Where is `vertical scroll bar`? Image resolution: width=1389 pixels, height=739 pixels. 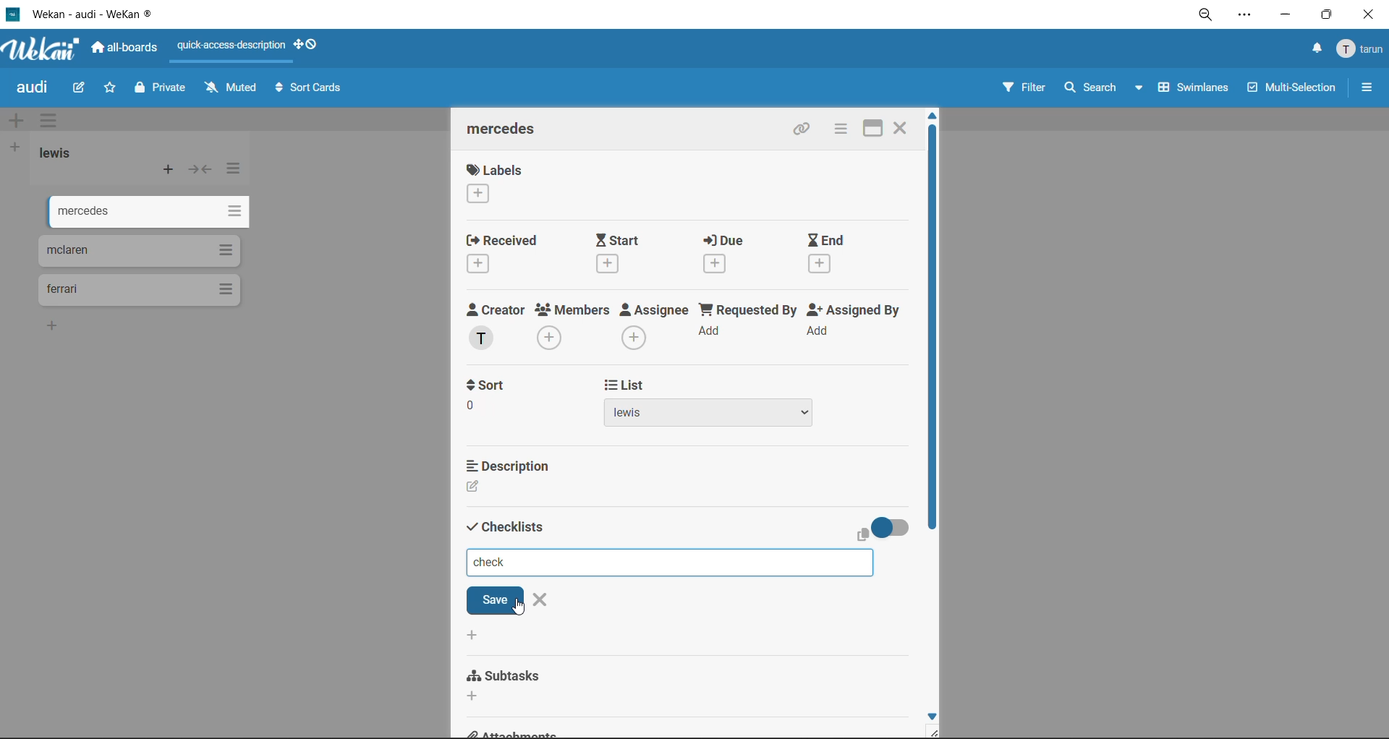
vertical scroll bar is located at coordinates (932, 330).